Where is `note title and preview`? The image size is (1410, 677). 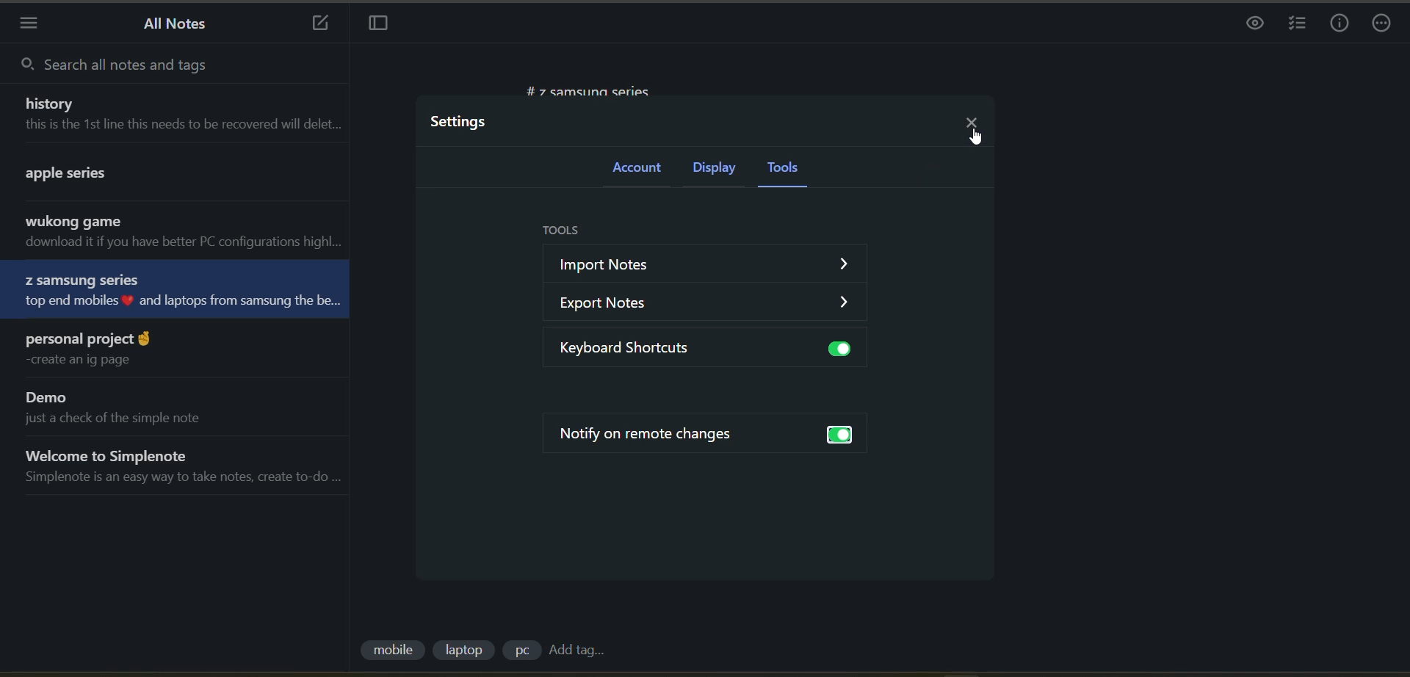
note title and preview is located at coordinates (189, 466).